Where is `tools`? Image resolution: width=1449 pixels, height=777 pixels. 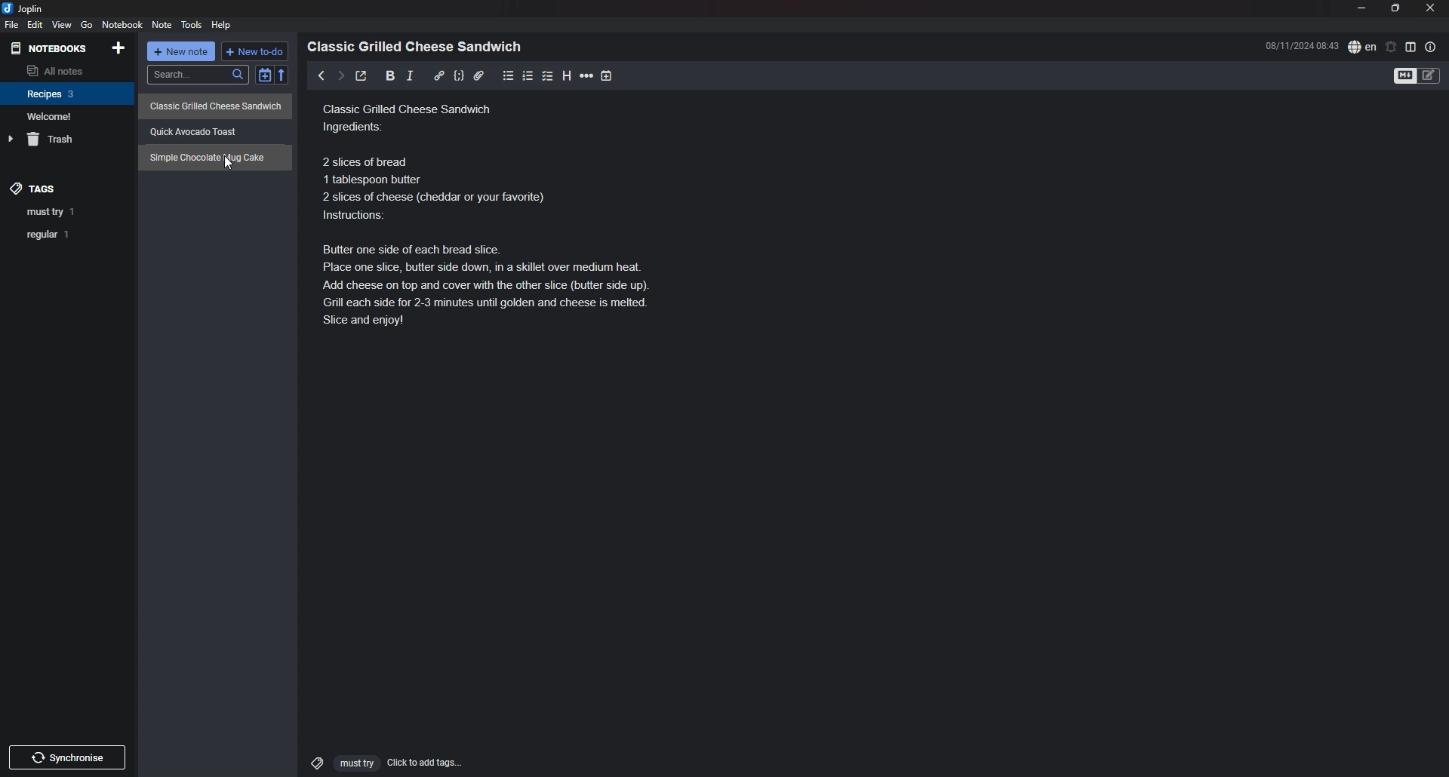
tools is located at coordinates (193, 25).